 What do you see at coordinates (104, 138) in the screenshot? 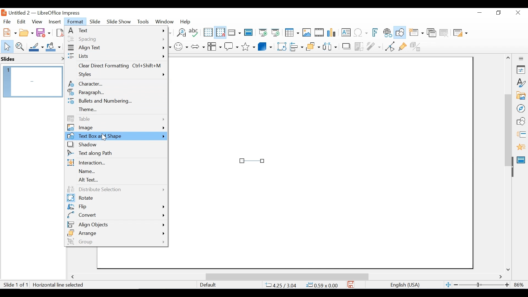
I see `Cursor` at bounding box center [104, 138].